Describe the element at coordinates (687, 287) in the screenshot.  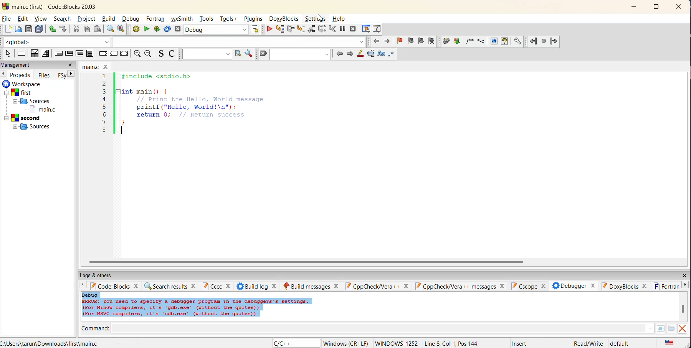
I see `next` at that location.